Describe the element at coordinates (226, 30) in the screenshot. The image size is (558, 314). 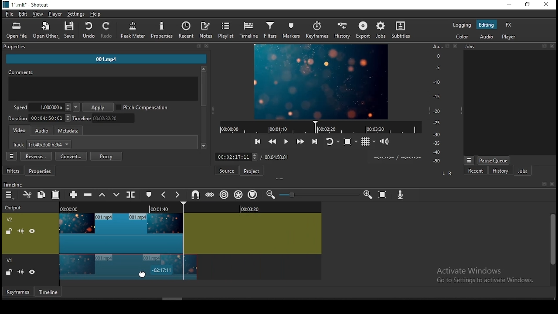
I see `playlist` at that location.